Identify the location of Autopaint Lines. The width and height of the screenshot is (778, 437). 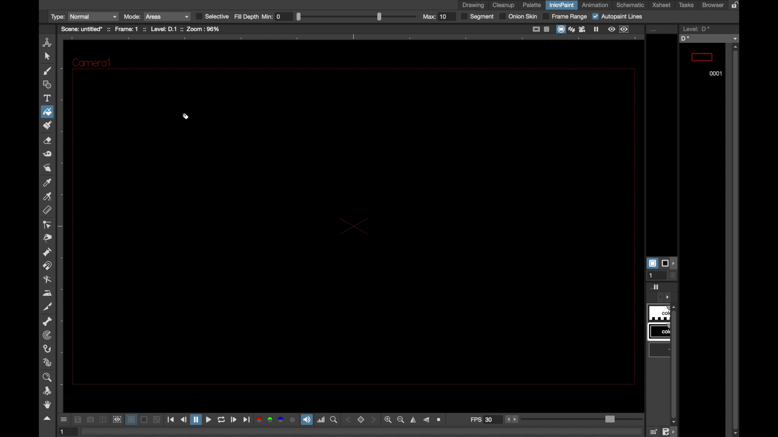
(619, 17).